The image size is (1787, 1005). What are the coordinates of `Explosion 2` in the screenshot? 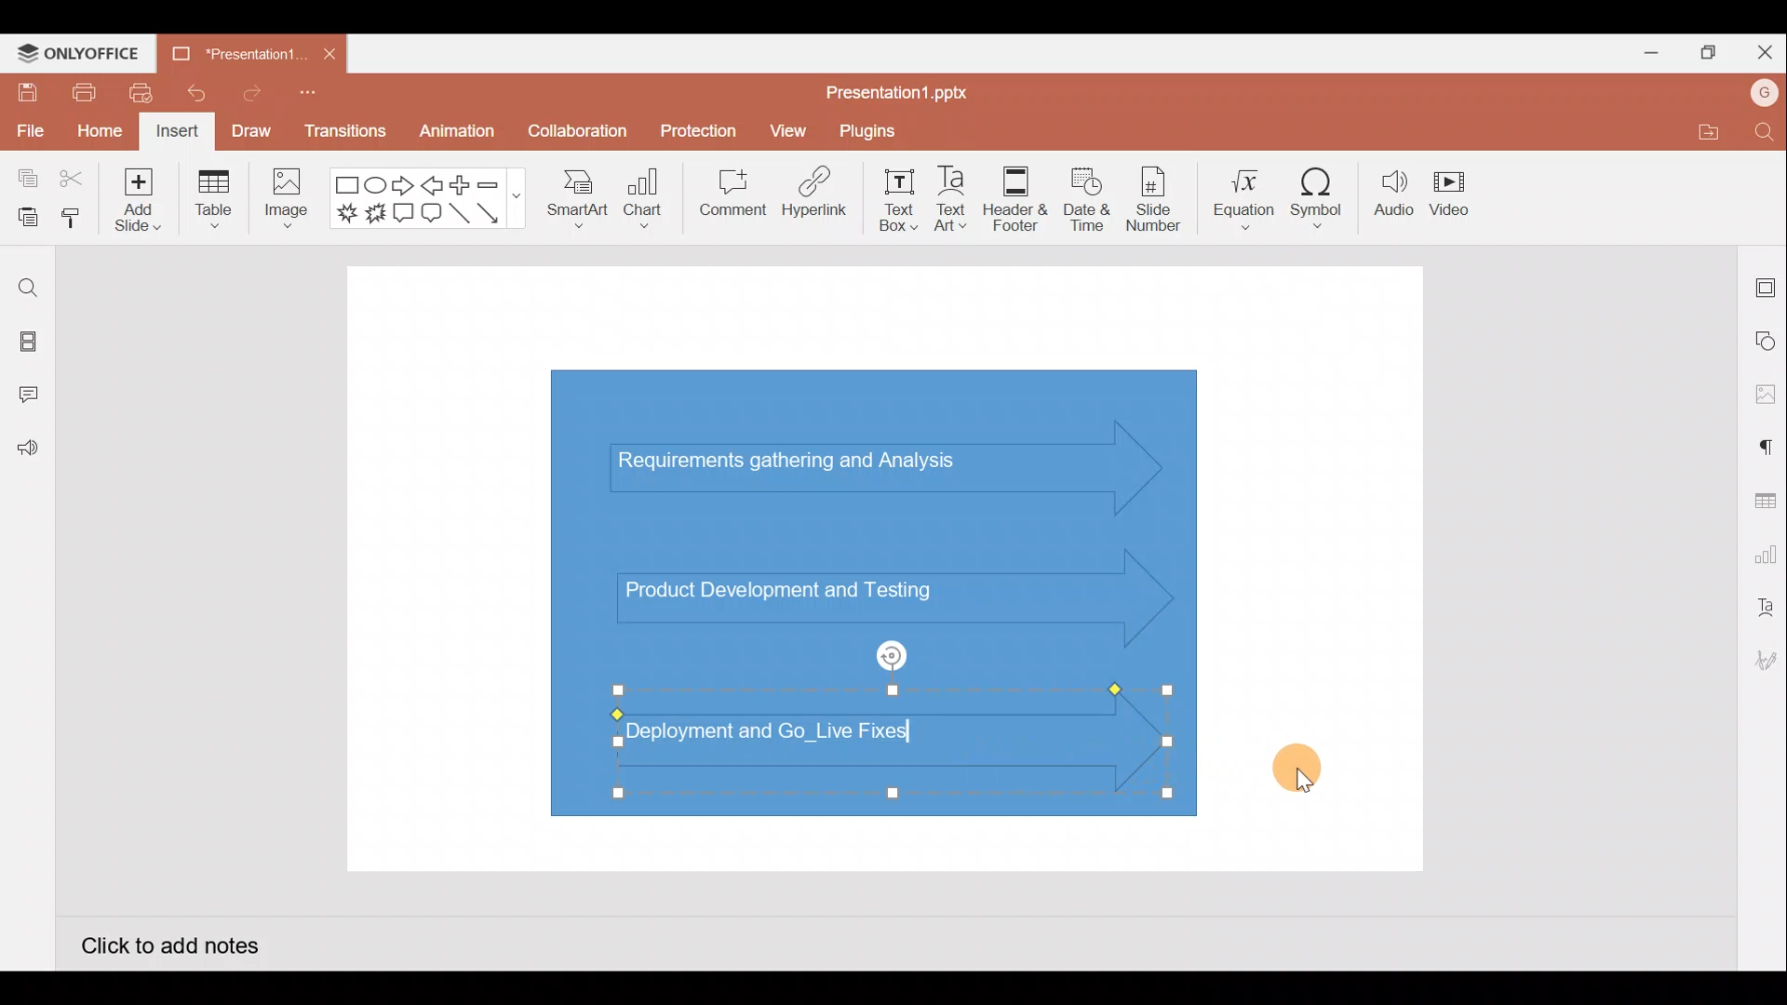 It's located at (376, 215).